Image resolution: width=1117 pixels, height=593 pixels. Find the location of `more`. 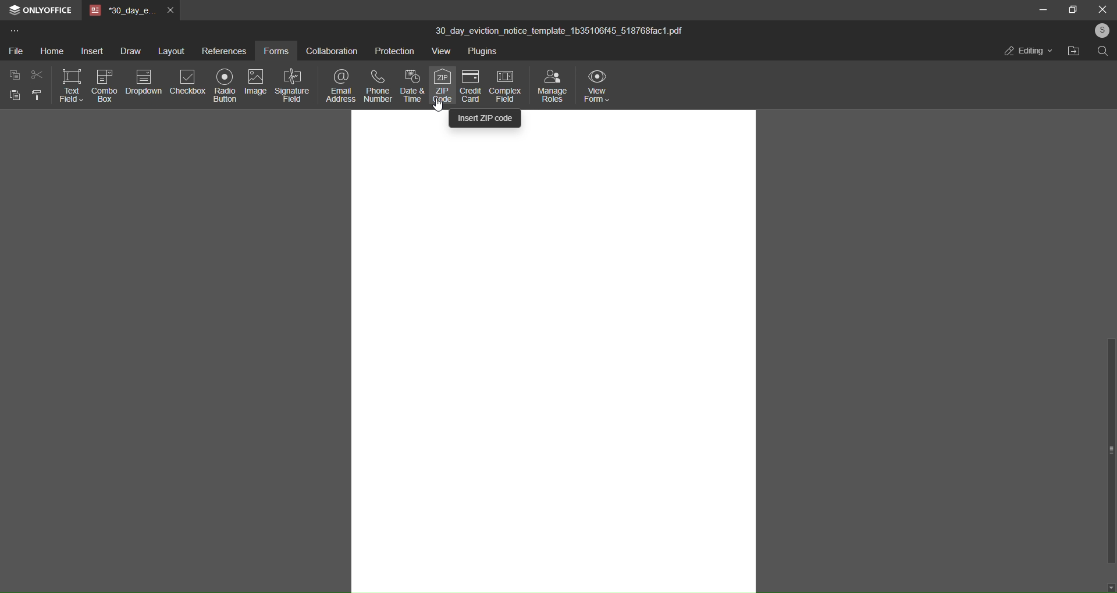

more is located at coordinates (13, 30).